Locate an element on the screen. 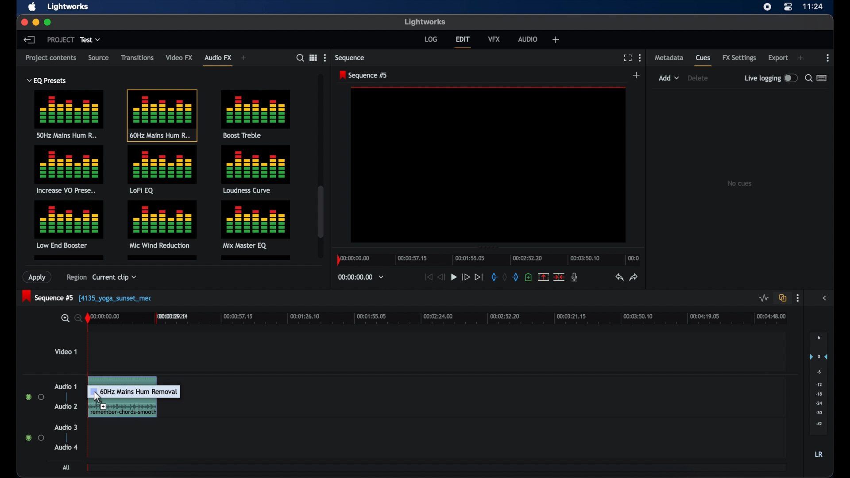  toggle audio levels editing is located at coordinates (763, 298).